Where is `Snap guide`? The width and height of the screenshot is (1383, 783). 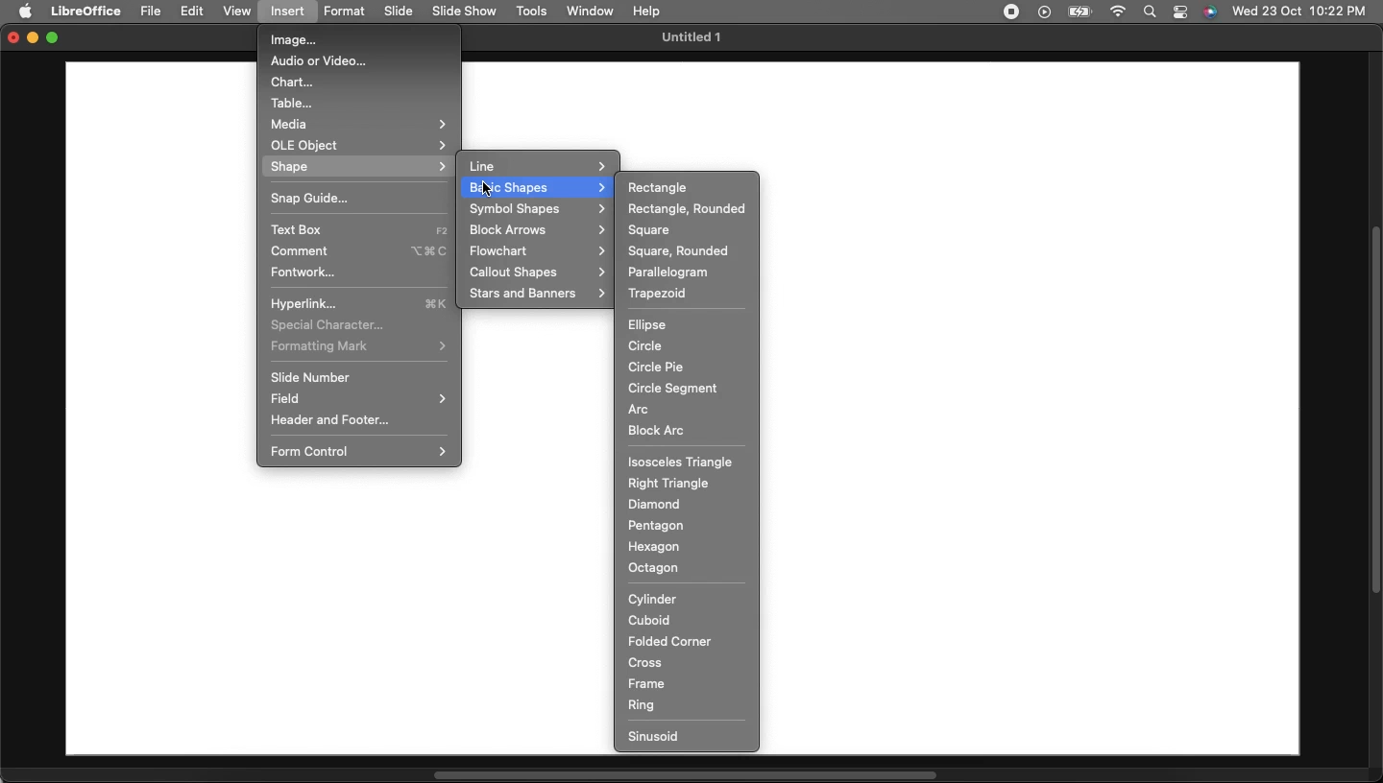 Snap guide is located at coordinates (308, 197).